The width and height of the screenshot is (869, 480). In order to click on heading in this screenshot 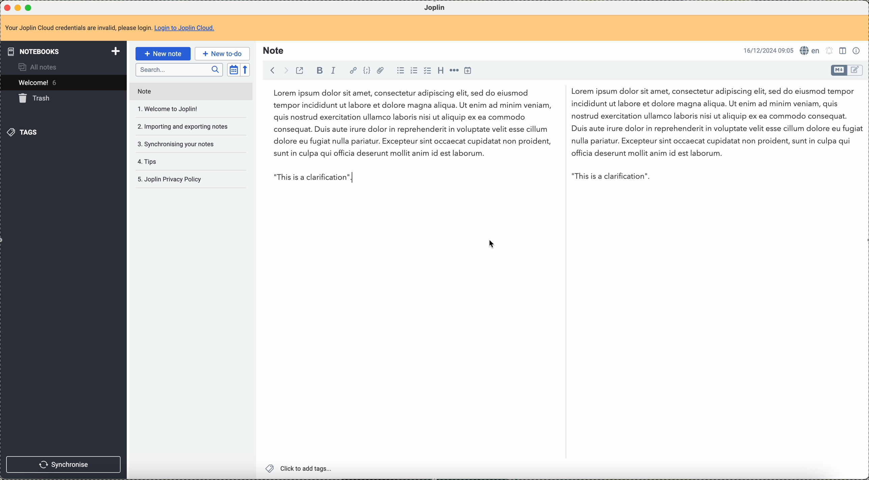, I will do `click(441, 71)`.